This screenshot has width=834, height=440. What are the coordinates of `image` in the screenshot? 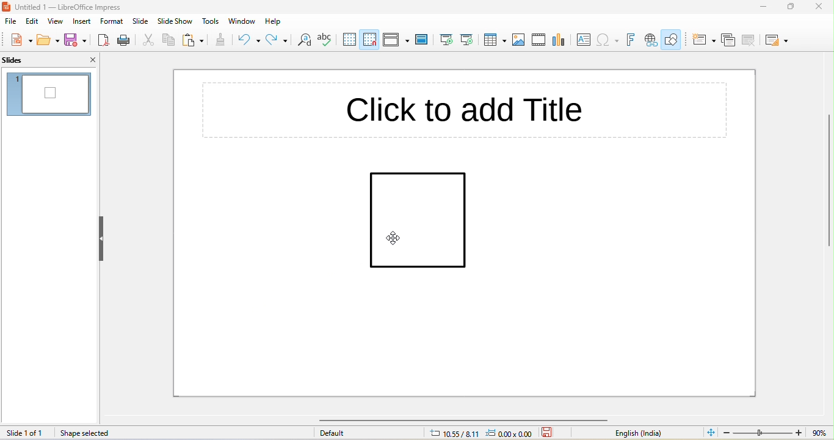 It's located at (519, 40).